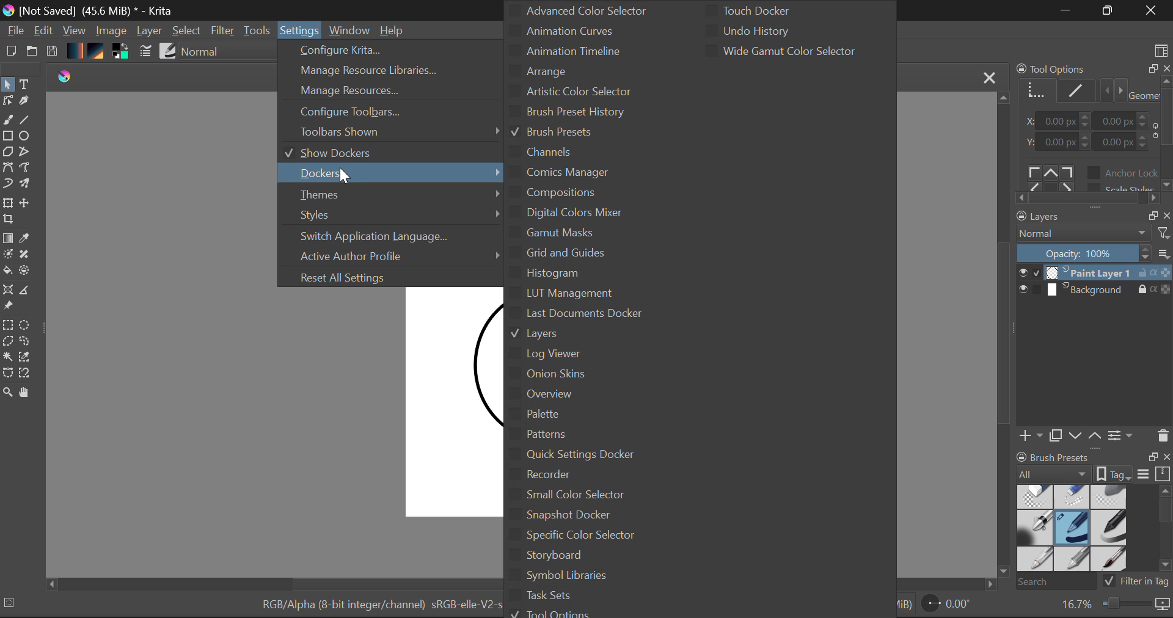 Image resolution: width=1173 pixels, height=618 pixels. What do you see at coordinates (7, 120) in the screenshot?
I see `Freehand` at bounding box center [7, 120].